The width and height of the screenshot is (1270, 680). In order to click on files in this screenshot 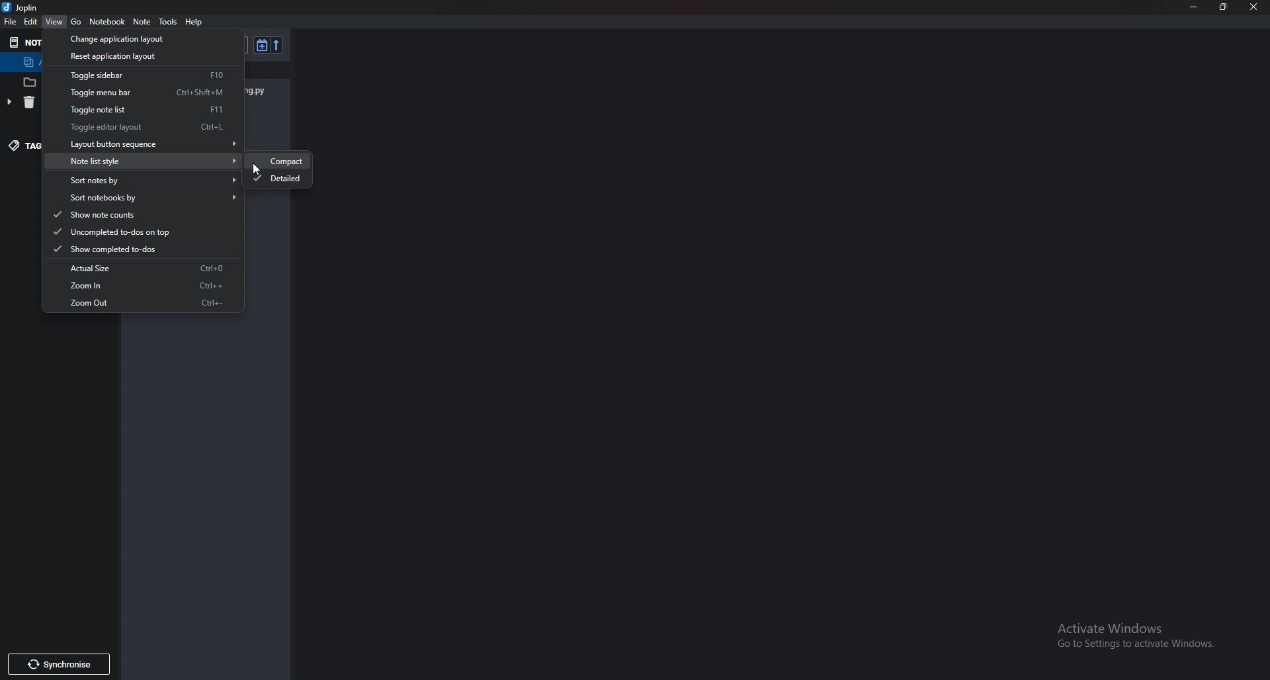, I will do `click(28, 81)`.